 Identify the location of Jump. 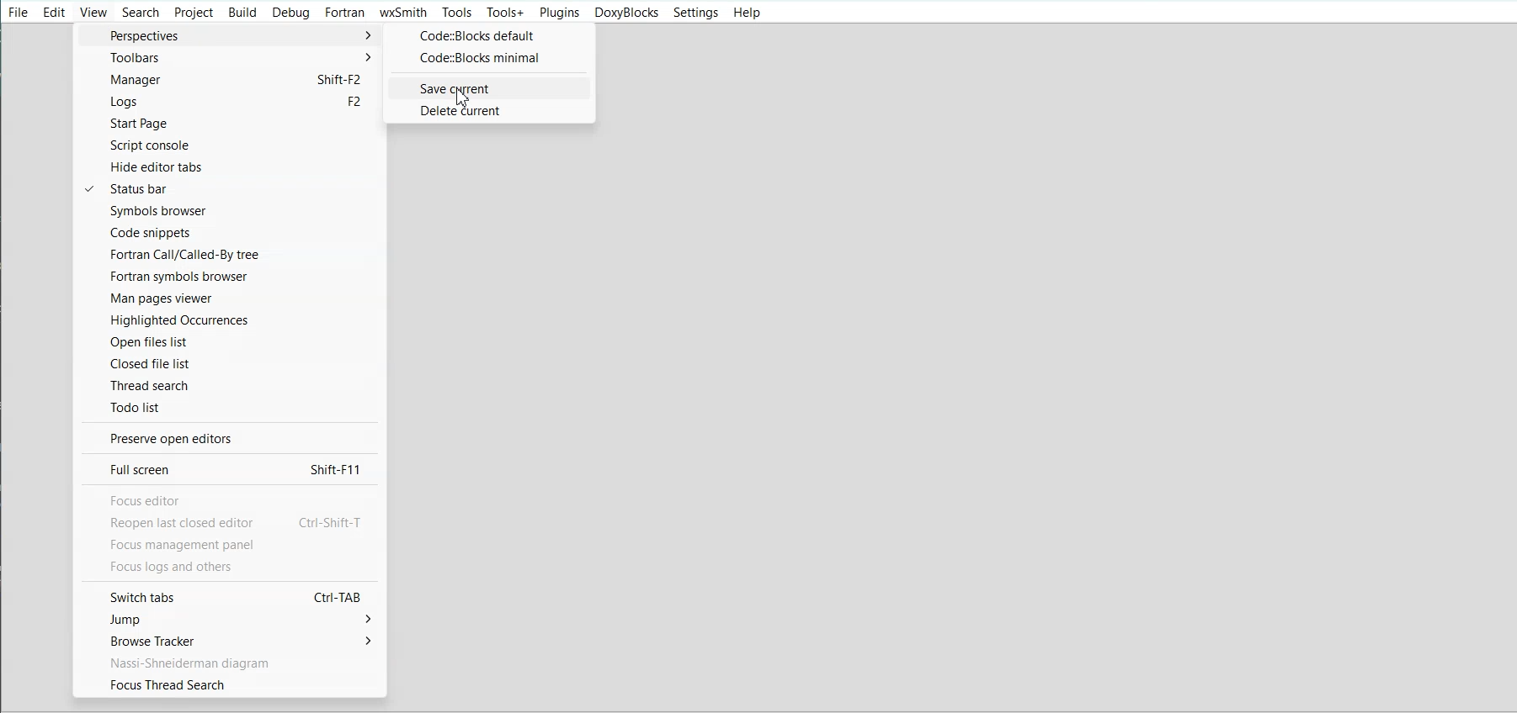
(237, 620).